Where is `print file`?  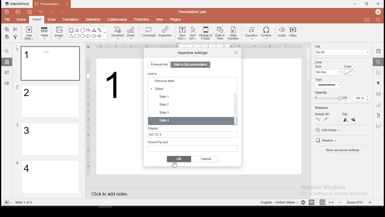
print file is located at coordinates (18, 11).